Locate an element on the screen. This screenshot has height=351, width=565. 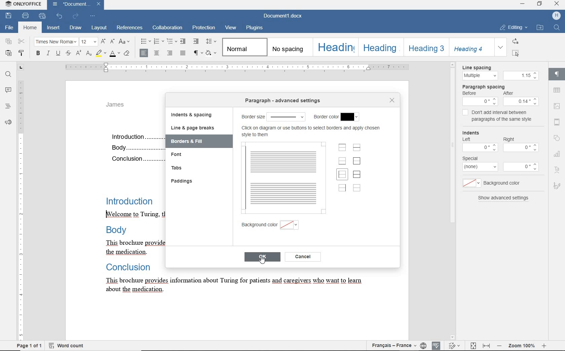
increase indent is located at coordinates (196, 42).